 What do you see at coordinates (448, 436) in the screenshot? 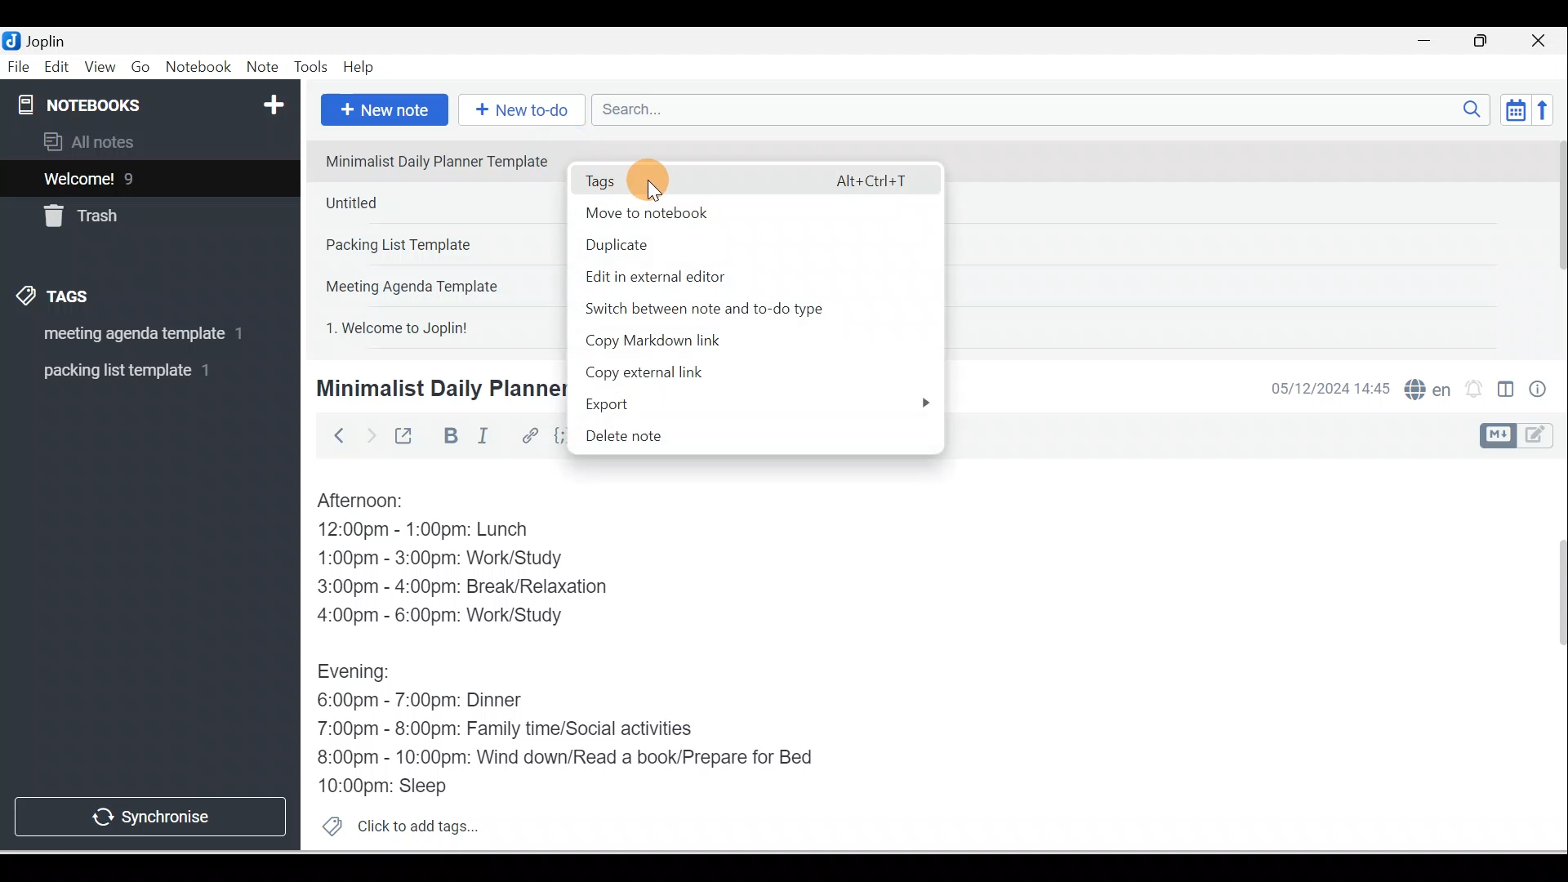
I see `Bold` at bounding box center [448, 436].